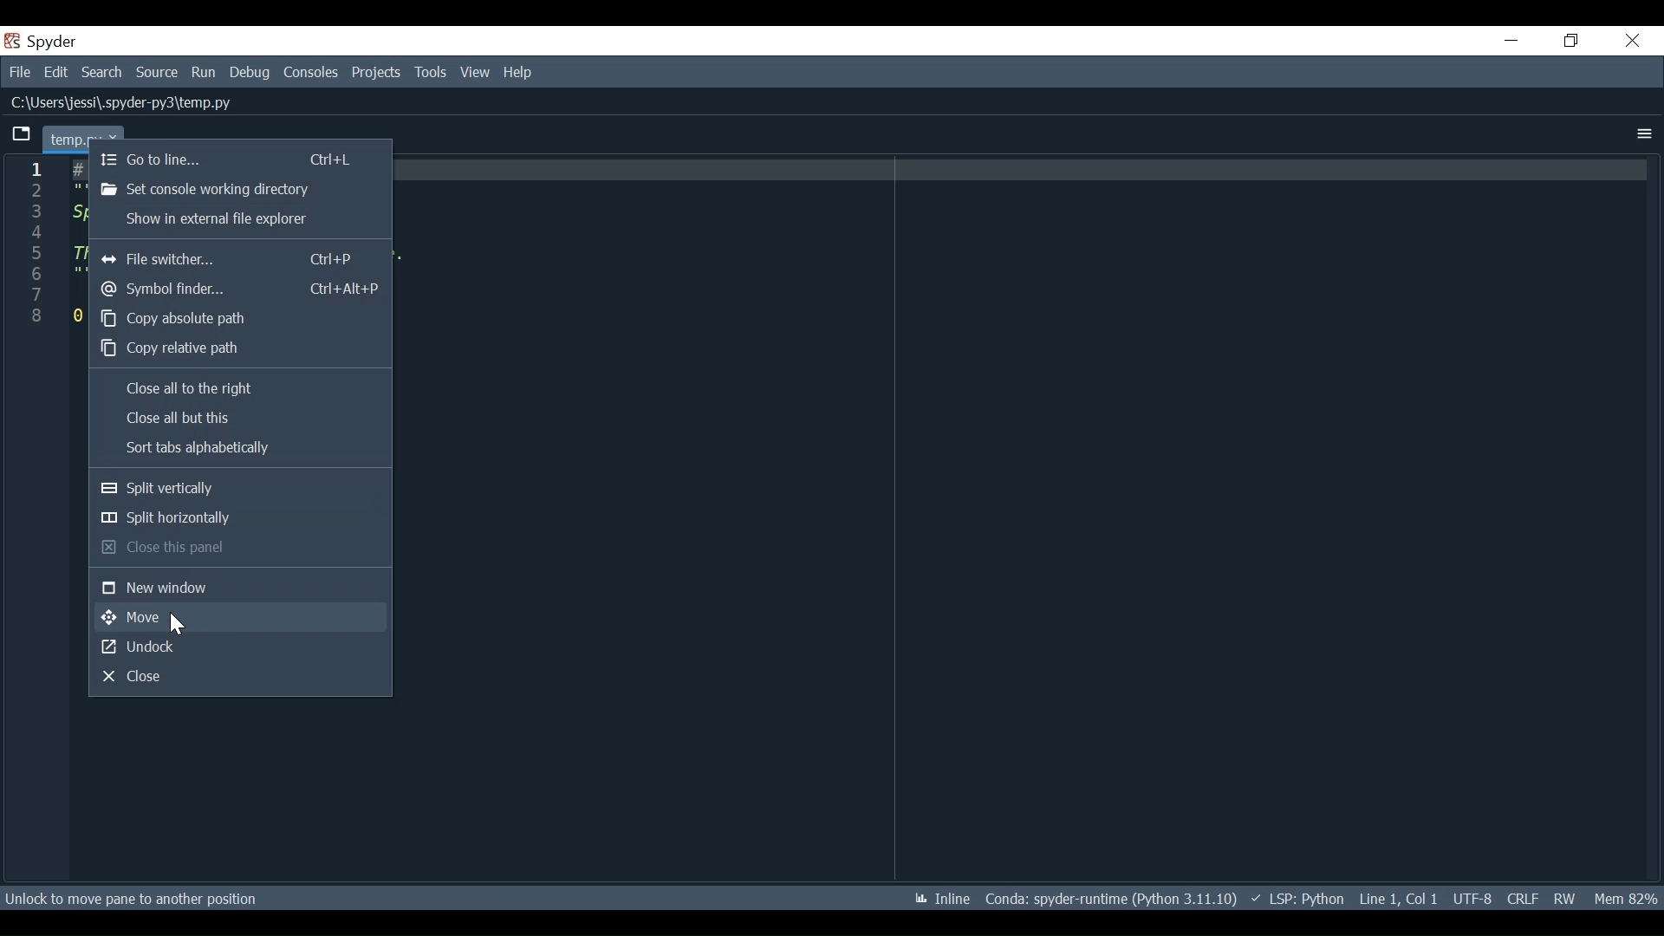 Image resolution: width=1664 pixels, height=936 pixels. What do you see at coordinates (204, 72) in the screenshot?
I see `Run` at bounding box center [204, 72].